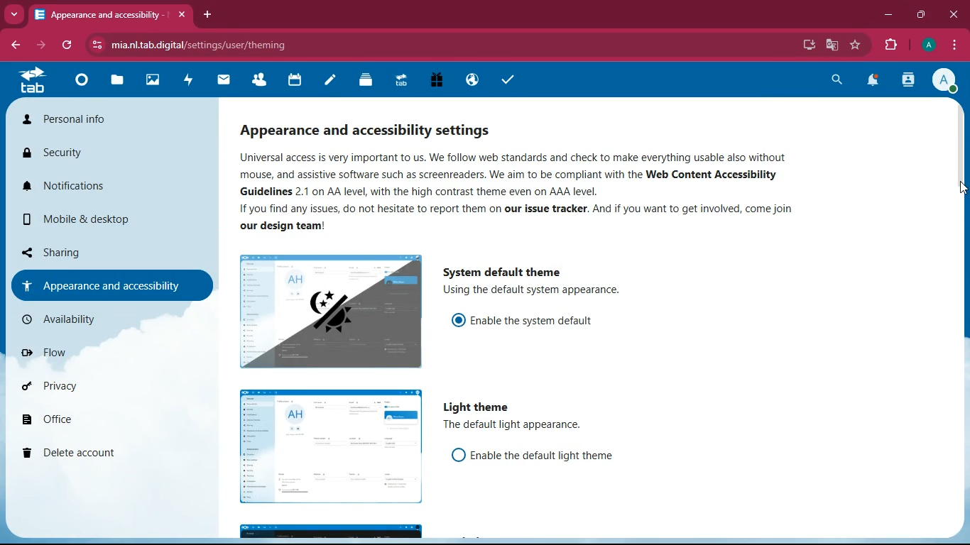 This screenshot has height=545, width=970. I want to click on office, so click(89, 422).